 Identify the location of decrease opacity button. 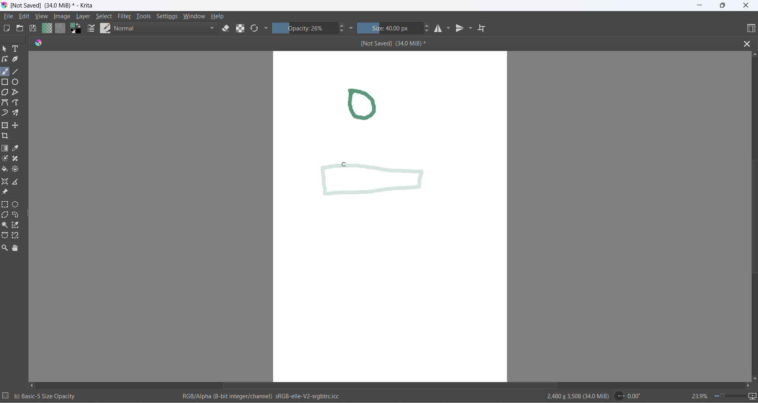
(343, 32).